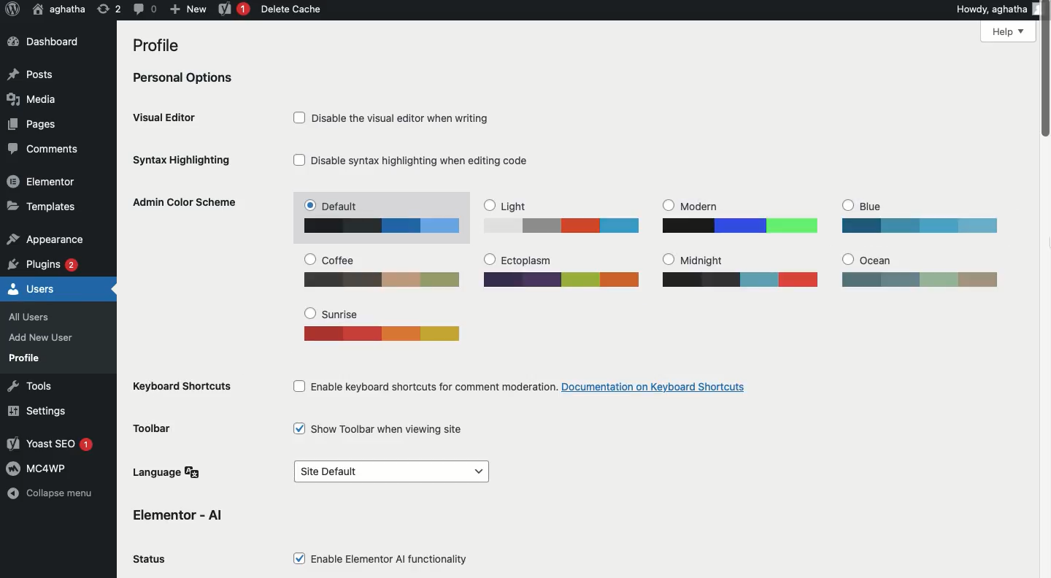  Describe the element at coordinates (179, 80) in the screenshot. I see `Personal options` at that location.